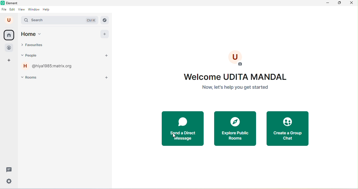  Describe the element at coordinates (105, 20) in the screenshot. I see `explore rooms` at that location.